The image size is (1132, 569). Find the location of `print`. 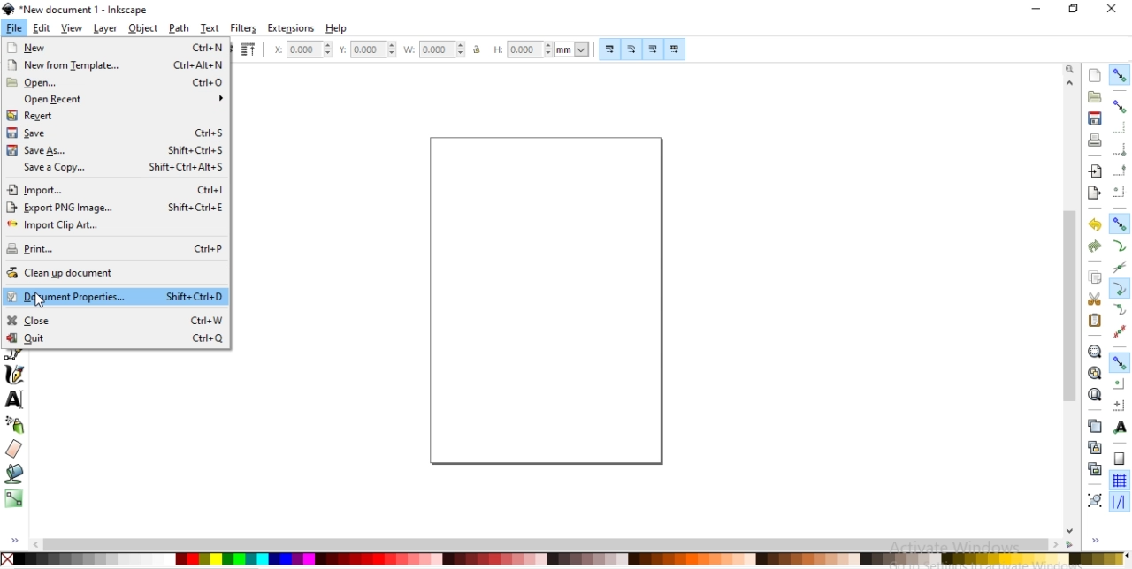

print is located at coordinates (117, 249).